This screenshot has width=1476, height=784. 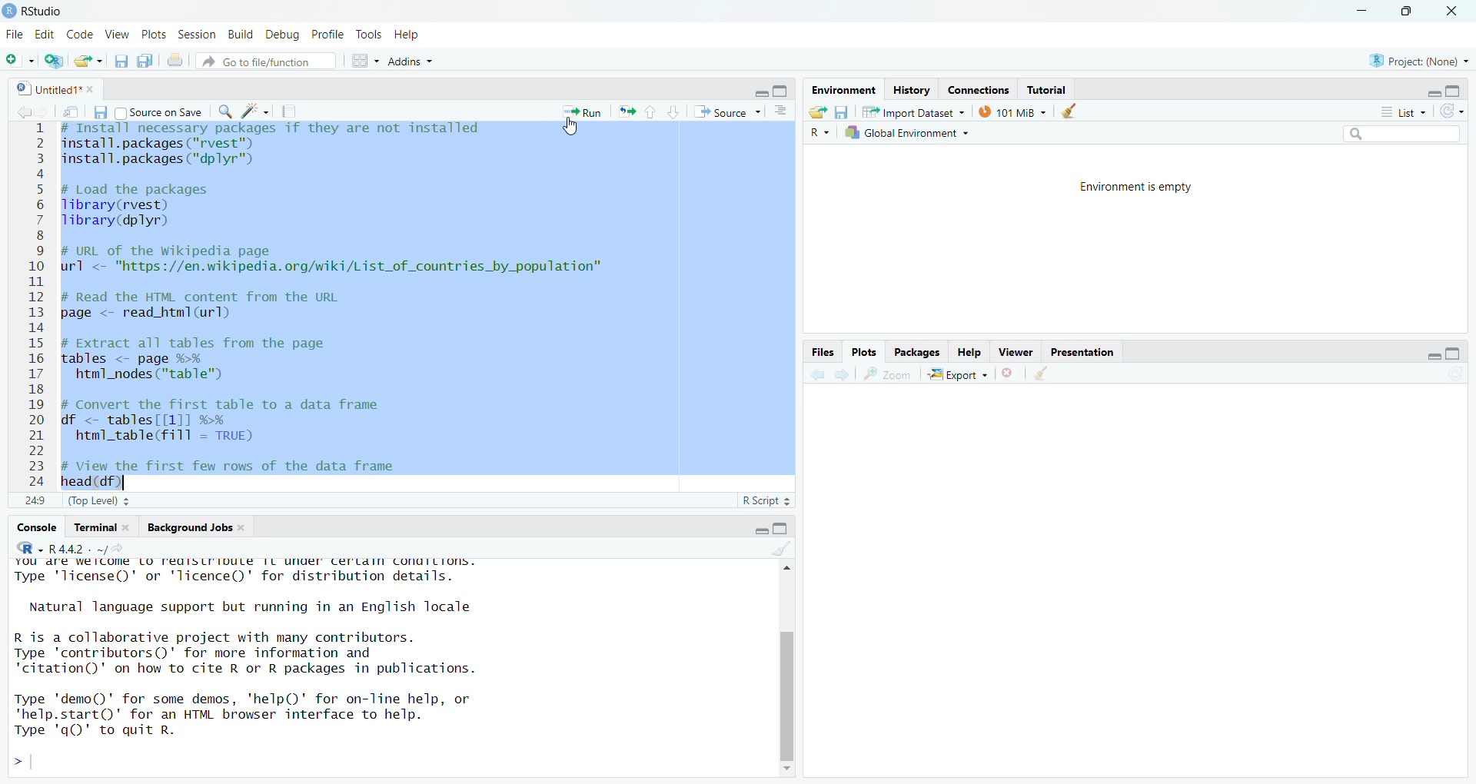 I want to click on save, so click(x=99, y=111).